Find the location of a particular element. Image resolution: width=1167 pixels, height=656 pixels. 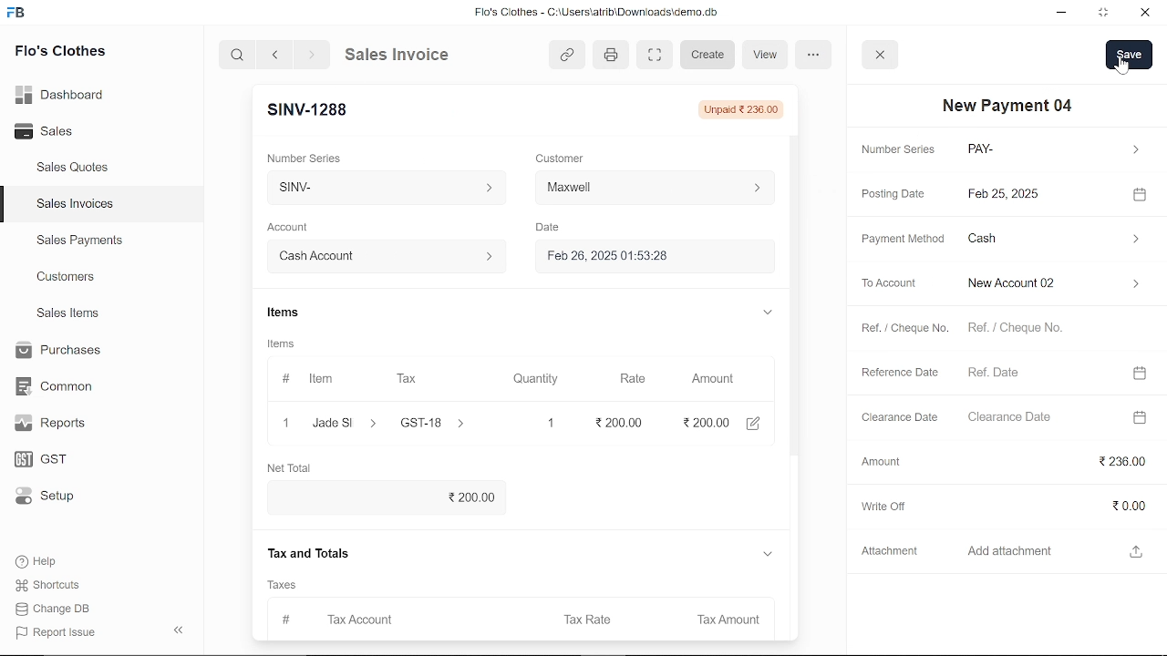

Flo's Clothes - C:\UsersatribiDownloads\demo.do is located at coordinates (604, 14).